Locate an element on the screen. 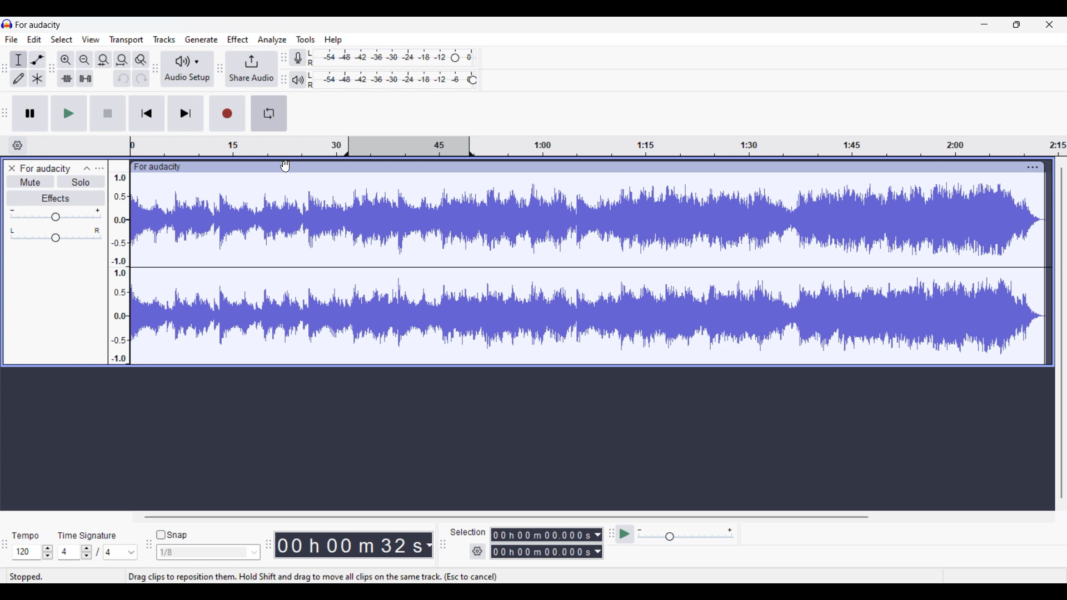  Tracks menu is located at coordinates (164, 39).